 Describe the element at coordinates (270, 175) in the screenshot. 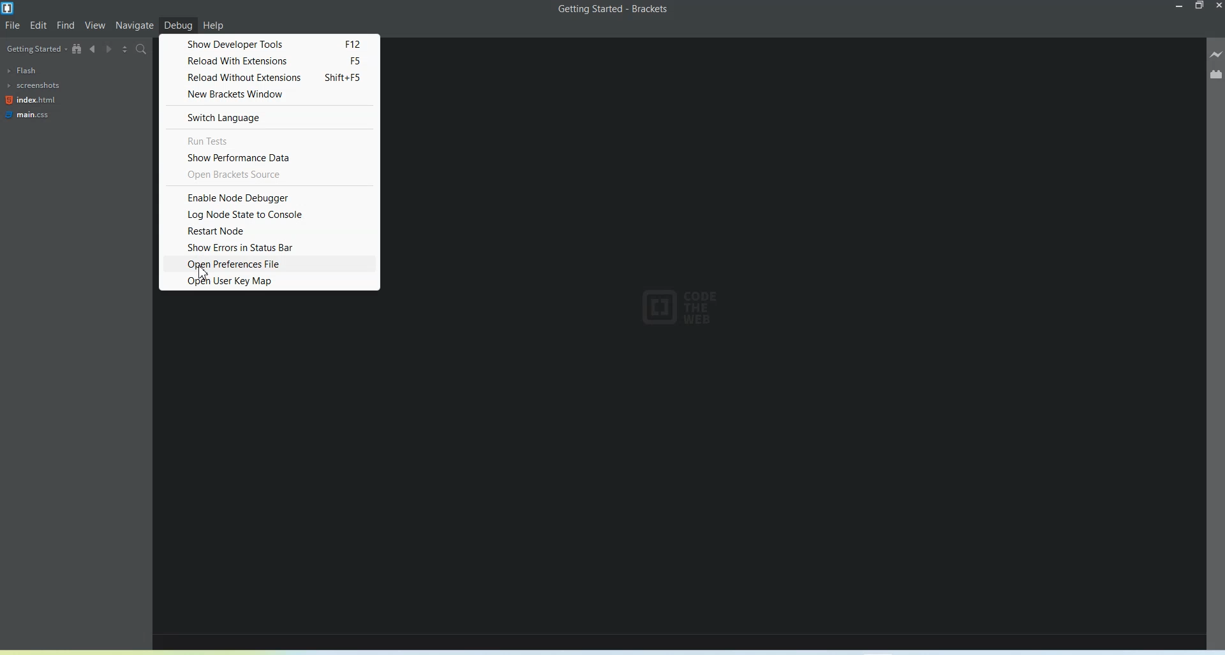

I see `Open Bracket Source` at that location.